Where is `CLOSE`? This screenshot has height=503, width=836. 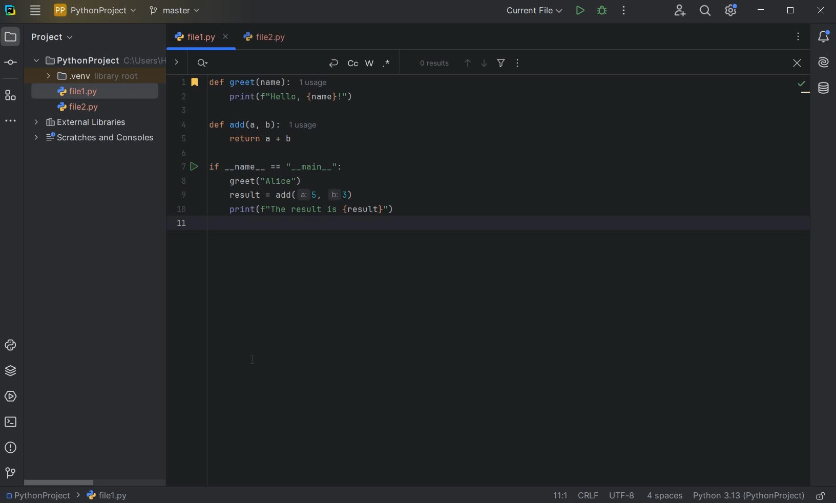
CLOSE is located at coordinates (823, 10).